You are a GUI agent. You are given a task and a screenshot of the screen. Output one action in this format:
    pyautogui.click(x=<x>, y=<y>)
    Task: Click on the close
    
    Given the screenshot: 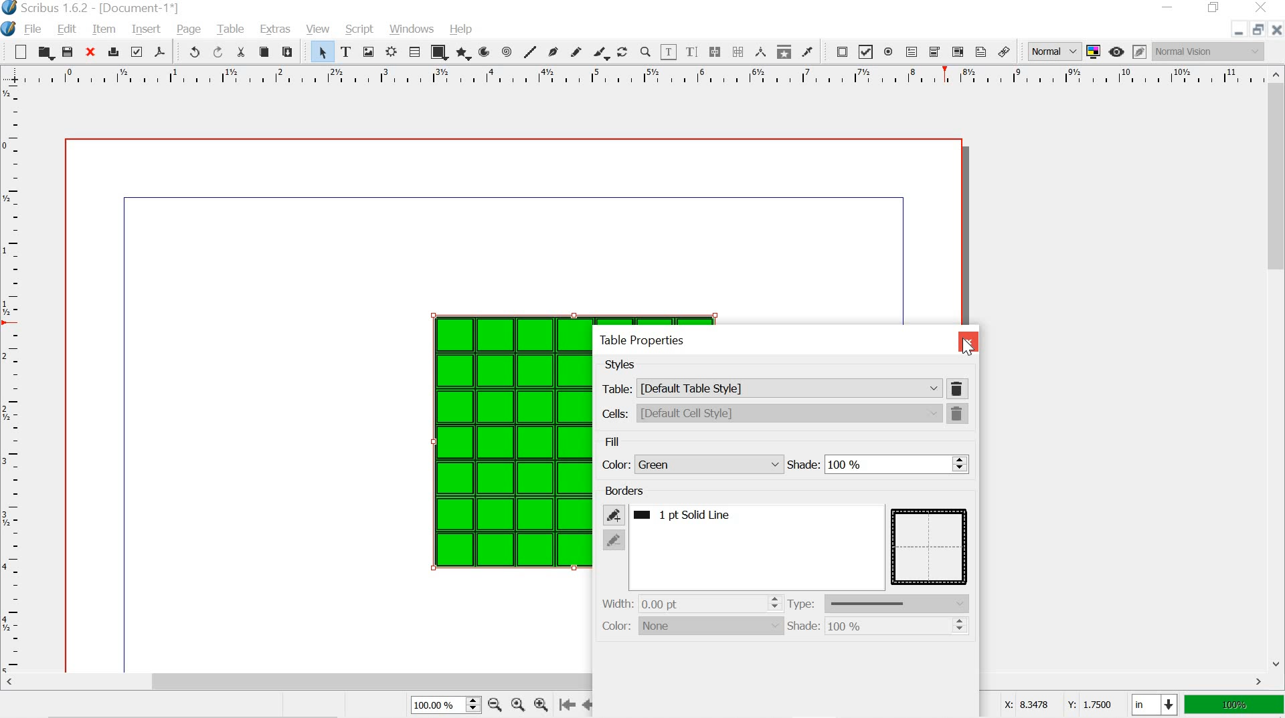 What is the action you would take?
    pyautogui.click(x=1276, y=29)
    